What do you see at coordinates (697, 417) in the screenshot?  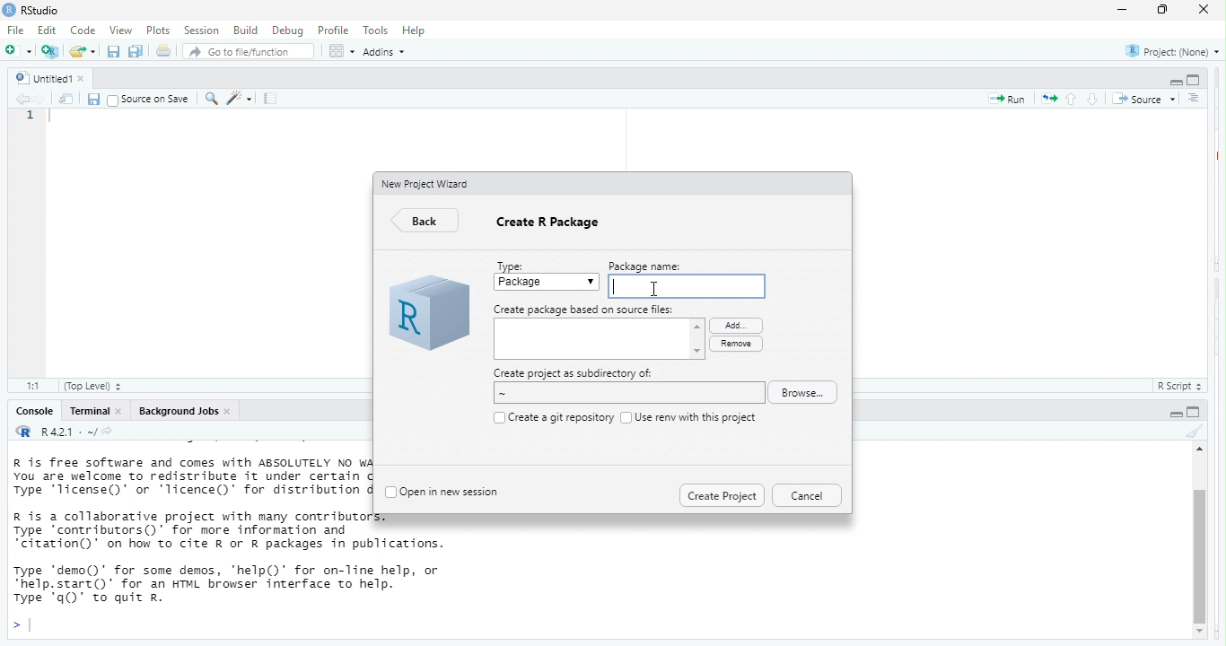 I see `Use renv with this project` at bounding box center [697, 417].